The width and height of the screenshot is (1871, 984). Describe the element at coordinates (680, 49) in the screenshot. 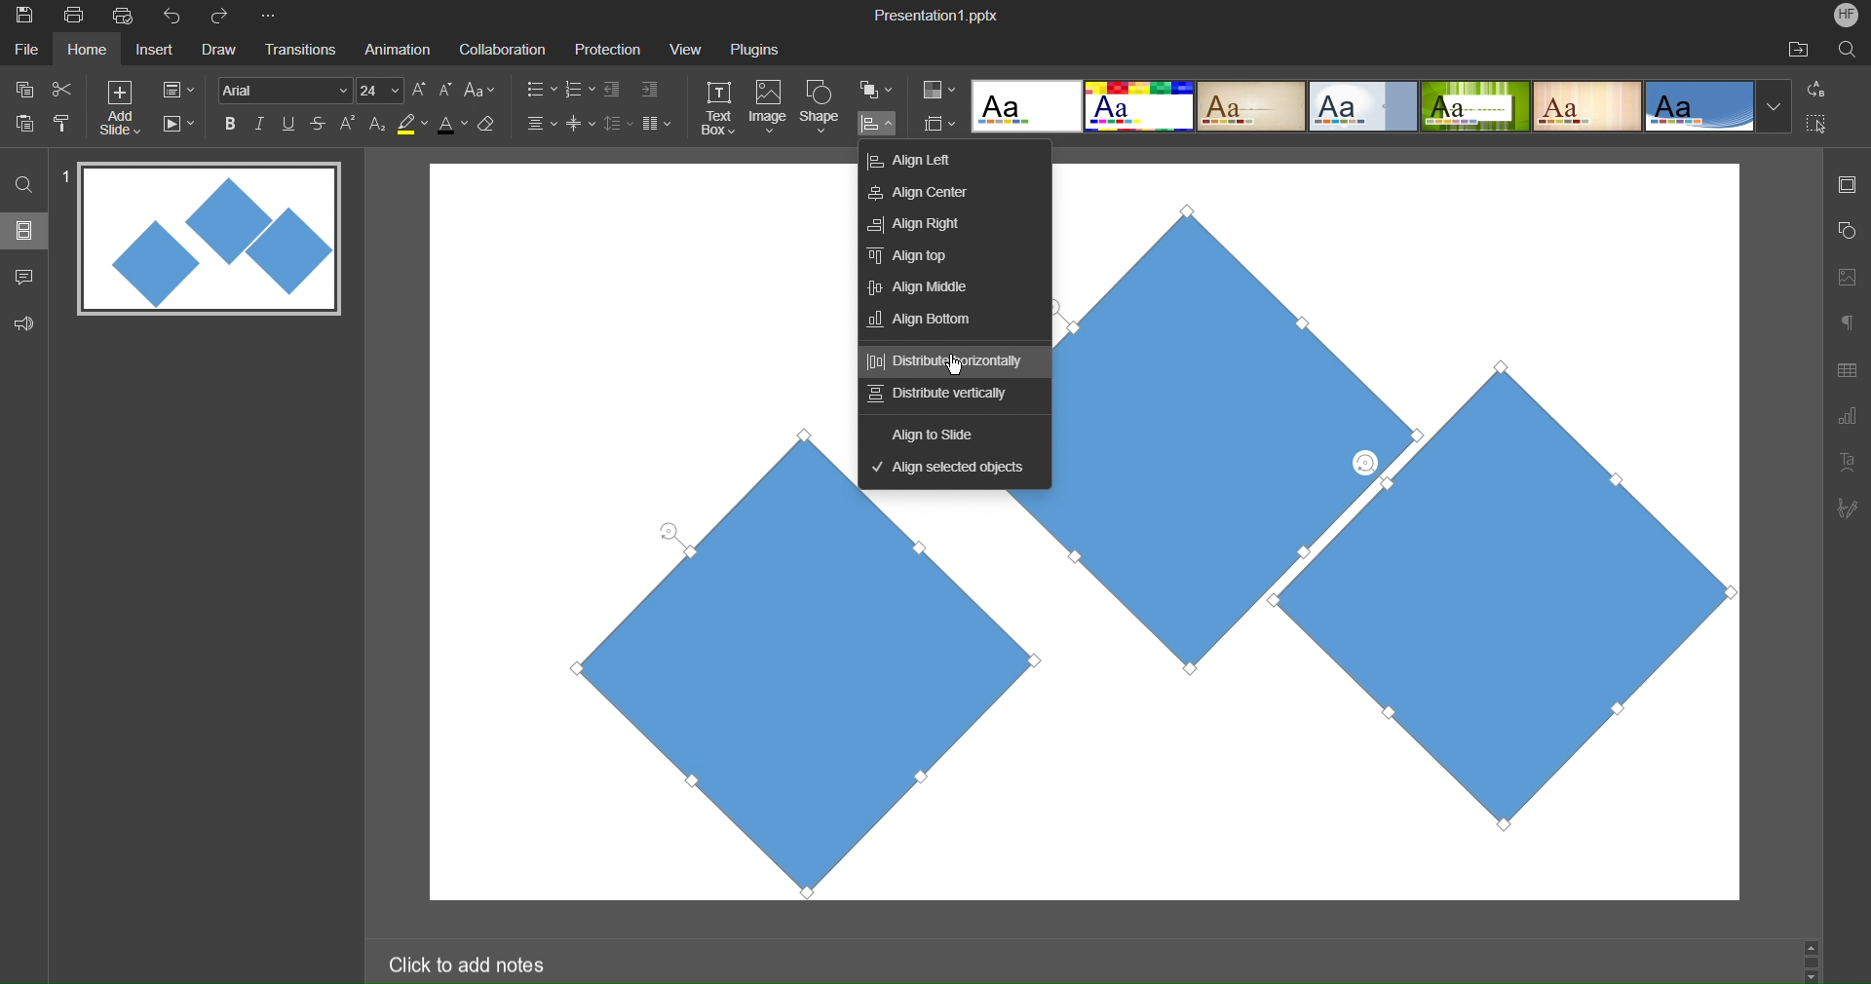

I see `View` at that location.